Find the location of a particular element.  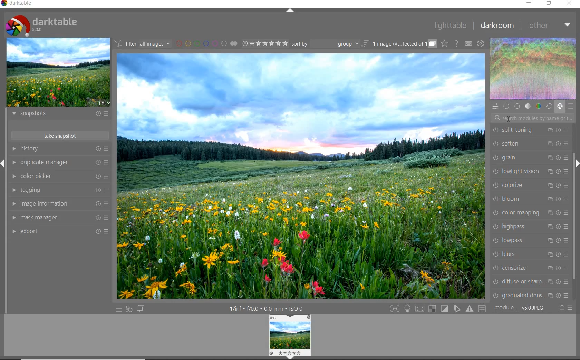

Expand / Collapse is located at coordinates (3, 163).